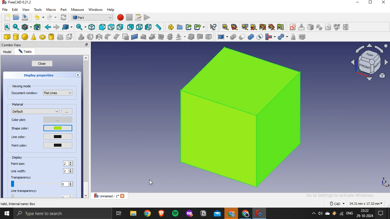  What do you see at coordinates (111, 196) in the screenshot?
I see `unnamed` at bounding box center [111, 196].